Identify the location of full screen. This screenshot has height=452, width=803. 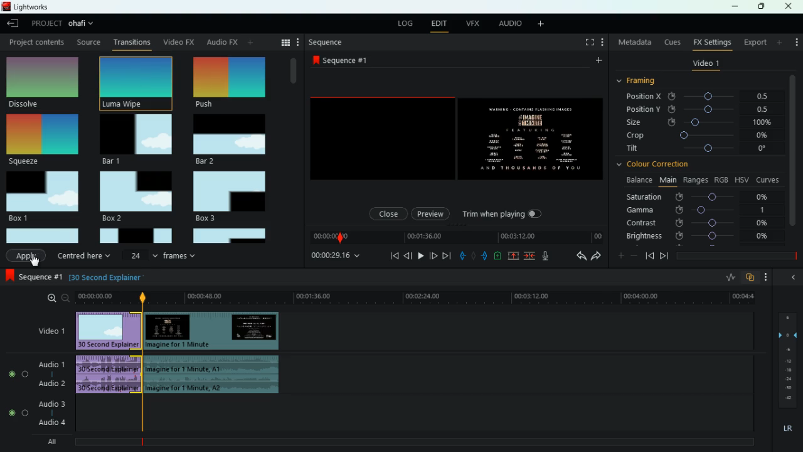
(590, 43).